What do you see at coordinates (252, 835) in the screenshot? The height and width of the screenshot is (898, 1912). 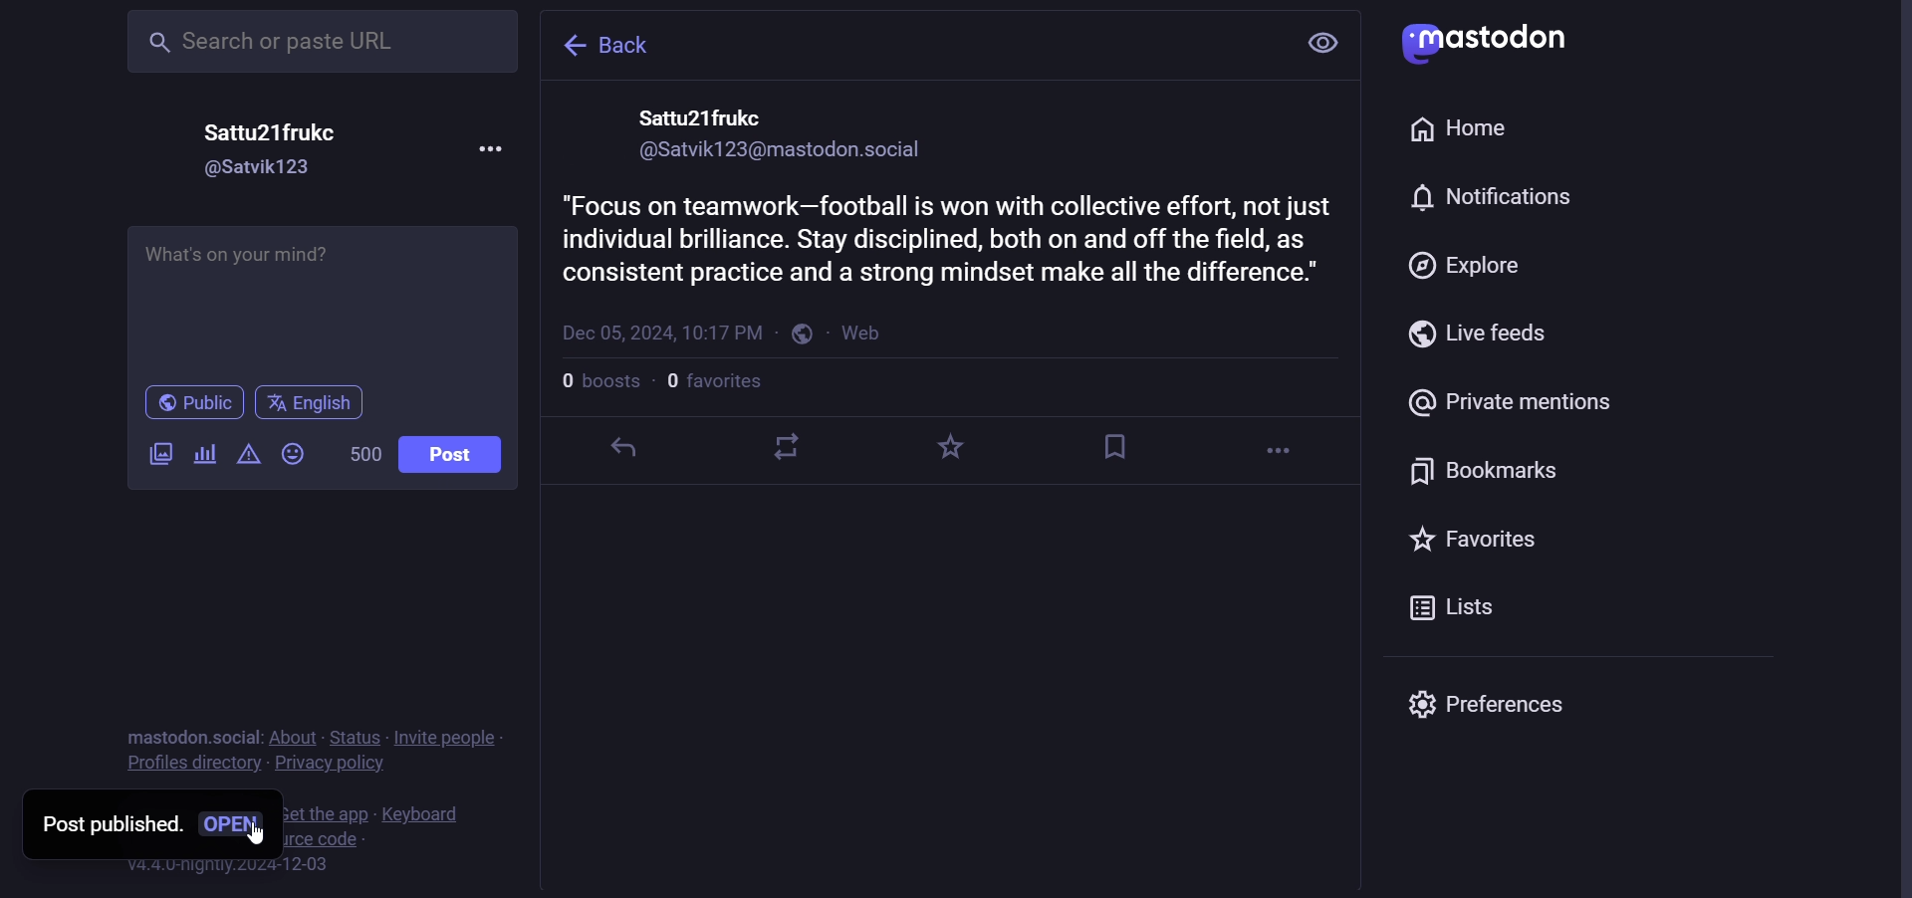 I see `cursor` at bounding box center [252, 835].